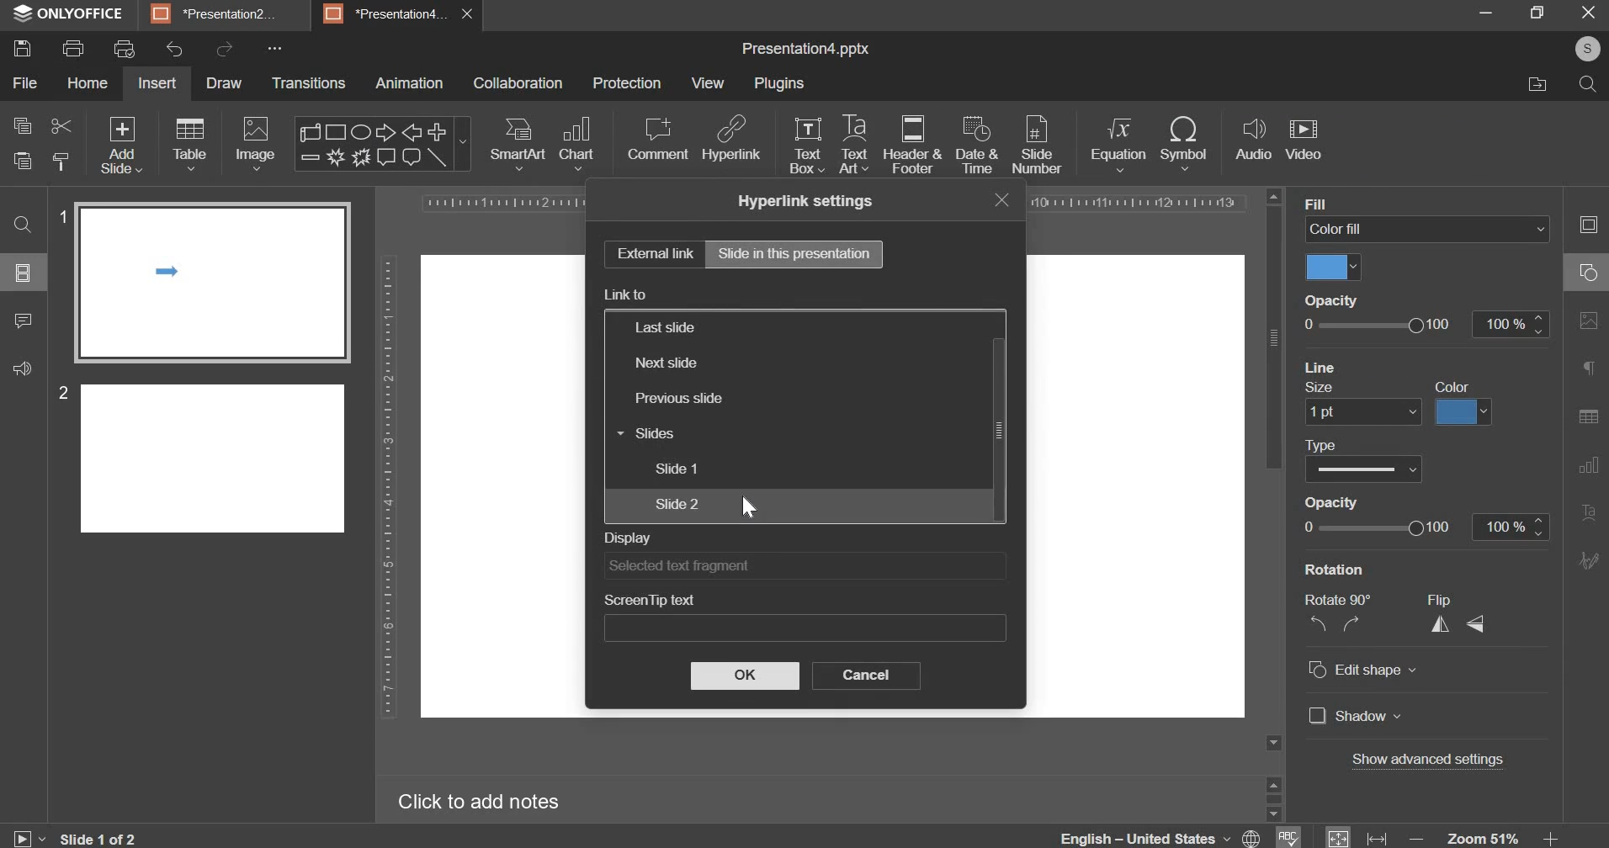 This screenshot has height=848, width=1609. I want to click on view, so click(706, 83).